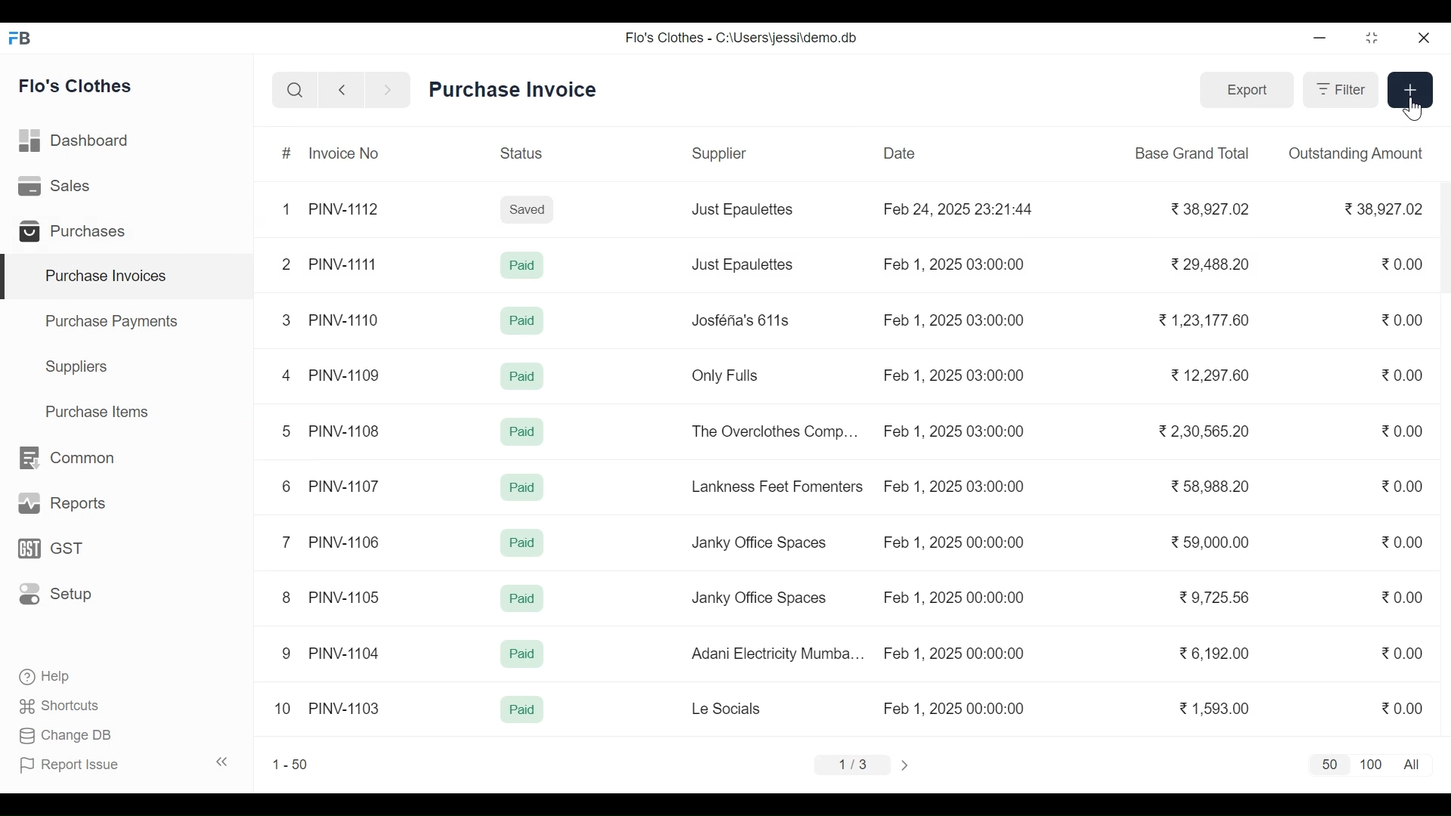  I want to click on £0.00, so click(1403, 486).